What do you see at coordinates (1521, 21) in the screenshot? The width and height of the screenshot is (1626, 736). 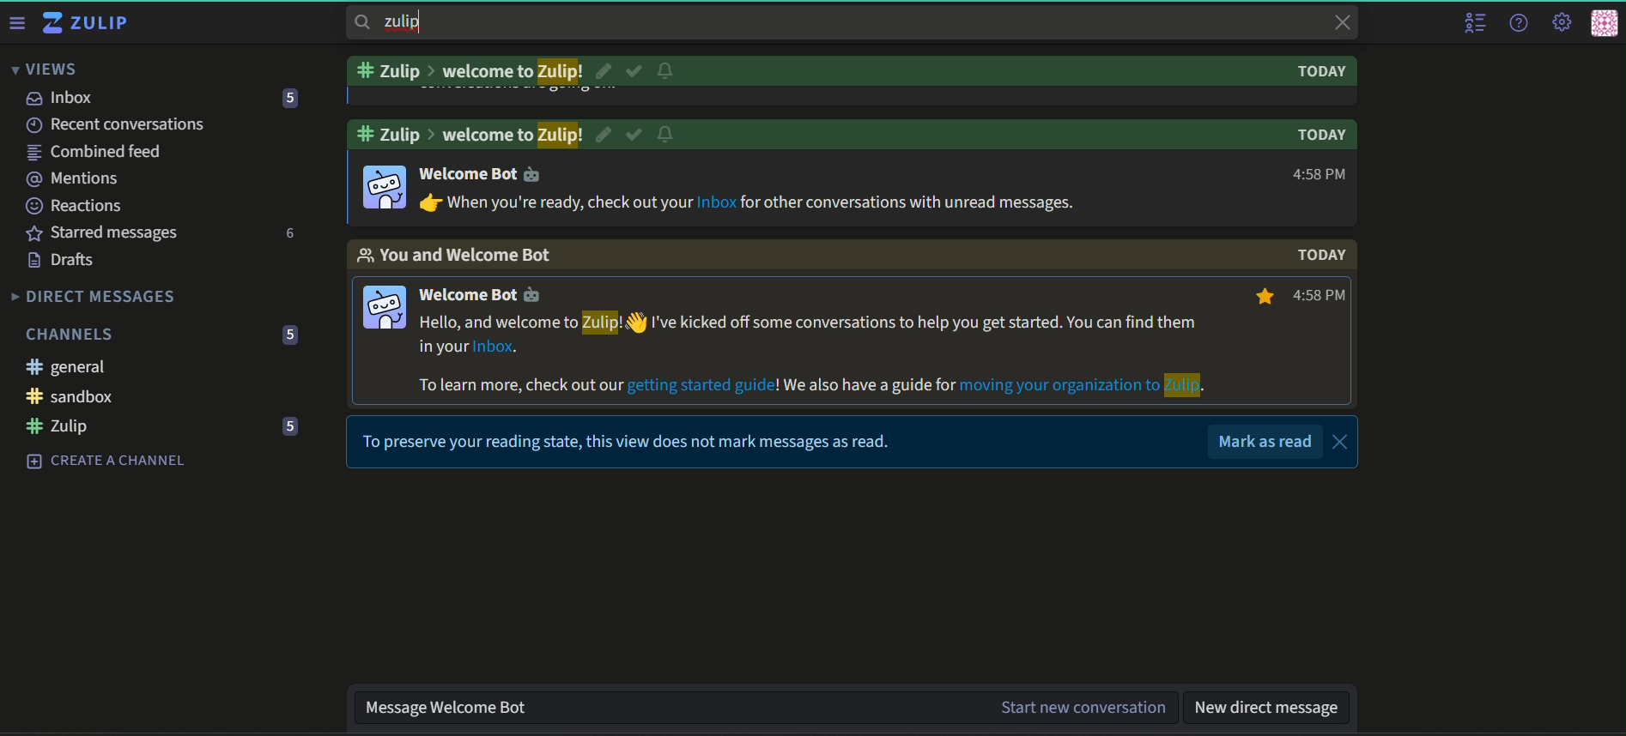 I see `help menu` at bounding box center [1521, 21].